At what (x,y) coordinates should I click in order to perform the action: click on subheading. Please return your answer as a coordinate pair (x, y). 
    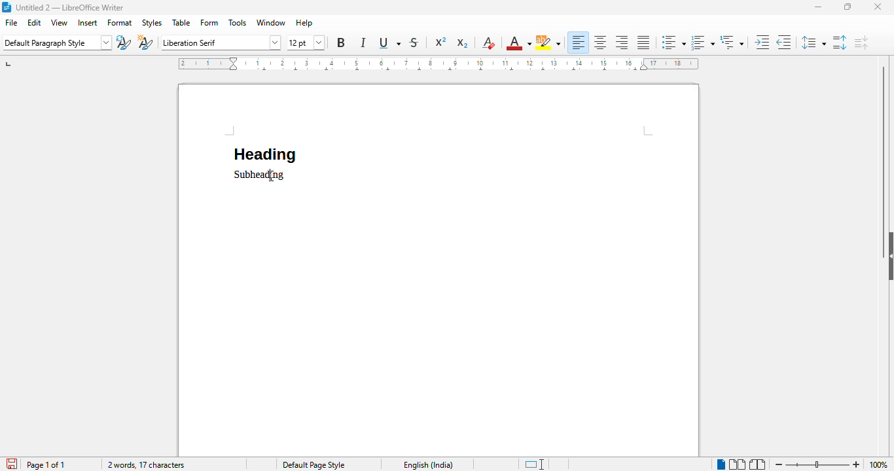
    Looking at the image, I should click on (260, 175).